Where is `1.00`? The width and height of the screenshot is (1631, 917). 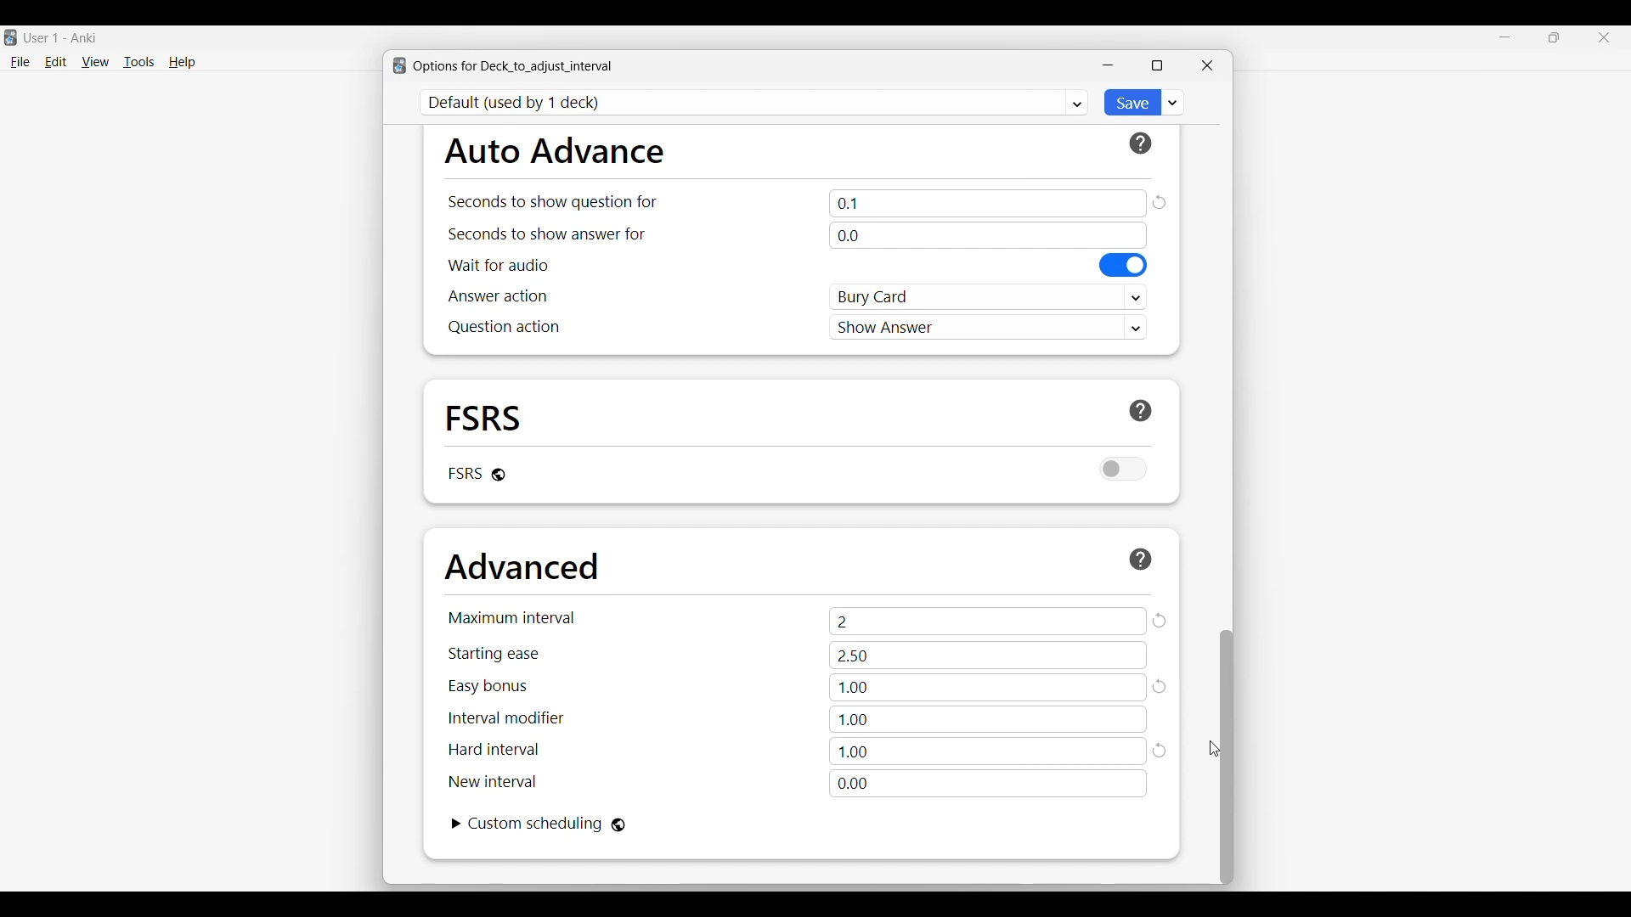
1.00 is located at coordinates (989, 688).